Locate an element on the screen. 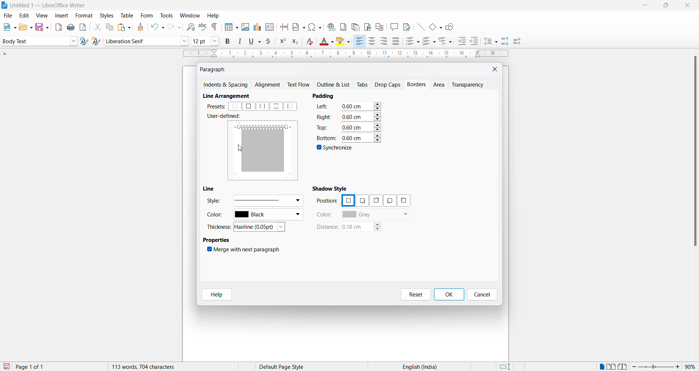 Image resolution: width=699 pixels, height=371 pixels. color options is located at coordinates (268, 215).